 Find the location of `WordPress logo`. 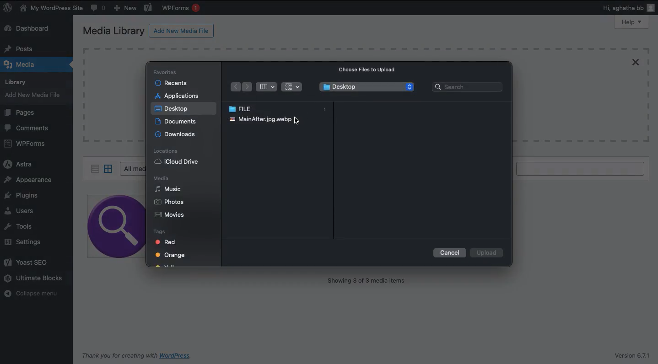

WordPress logo is located at coordinates (7, 8).